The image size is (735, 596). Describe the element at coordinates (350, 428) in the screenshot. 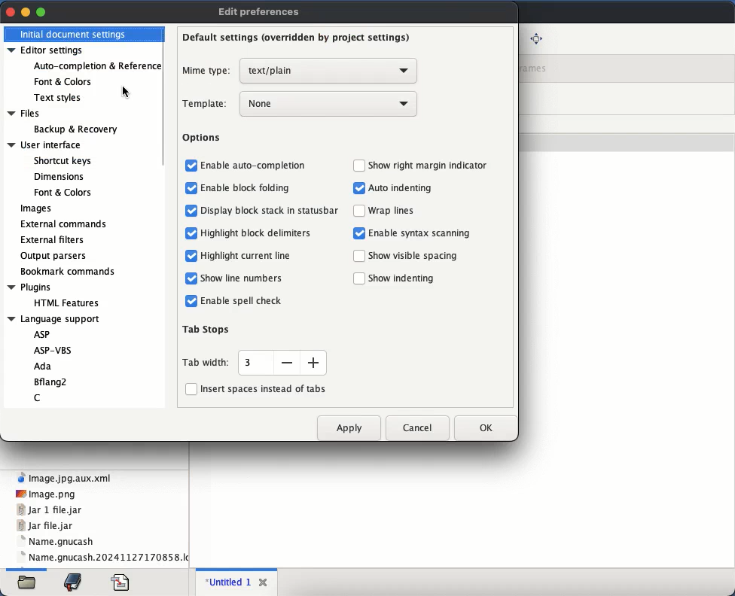

I see `apply` at that location.